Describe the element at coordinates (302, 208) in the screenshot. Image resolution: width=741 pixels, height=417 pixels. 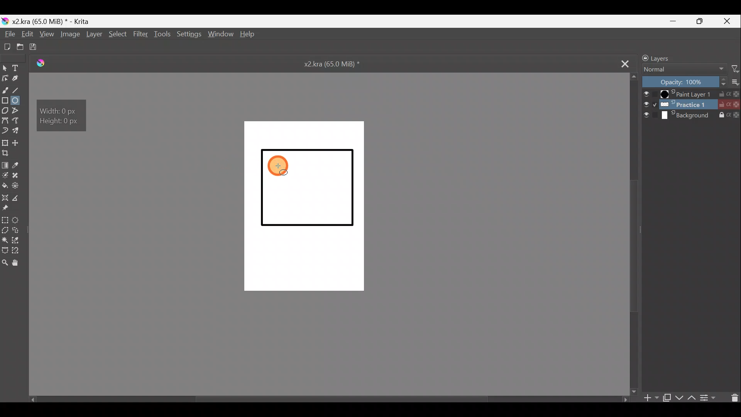
I see `Canvas` at that location.